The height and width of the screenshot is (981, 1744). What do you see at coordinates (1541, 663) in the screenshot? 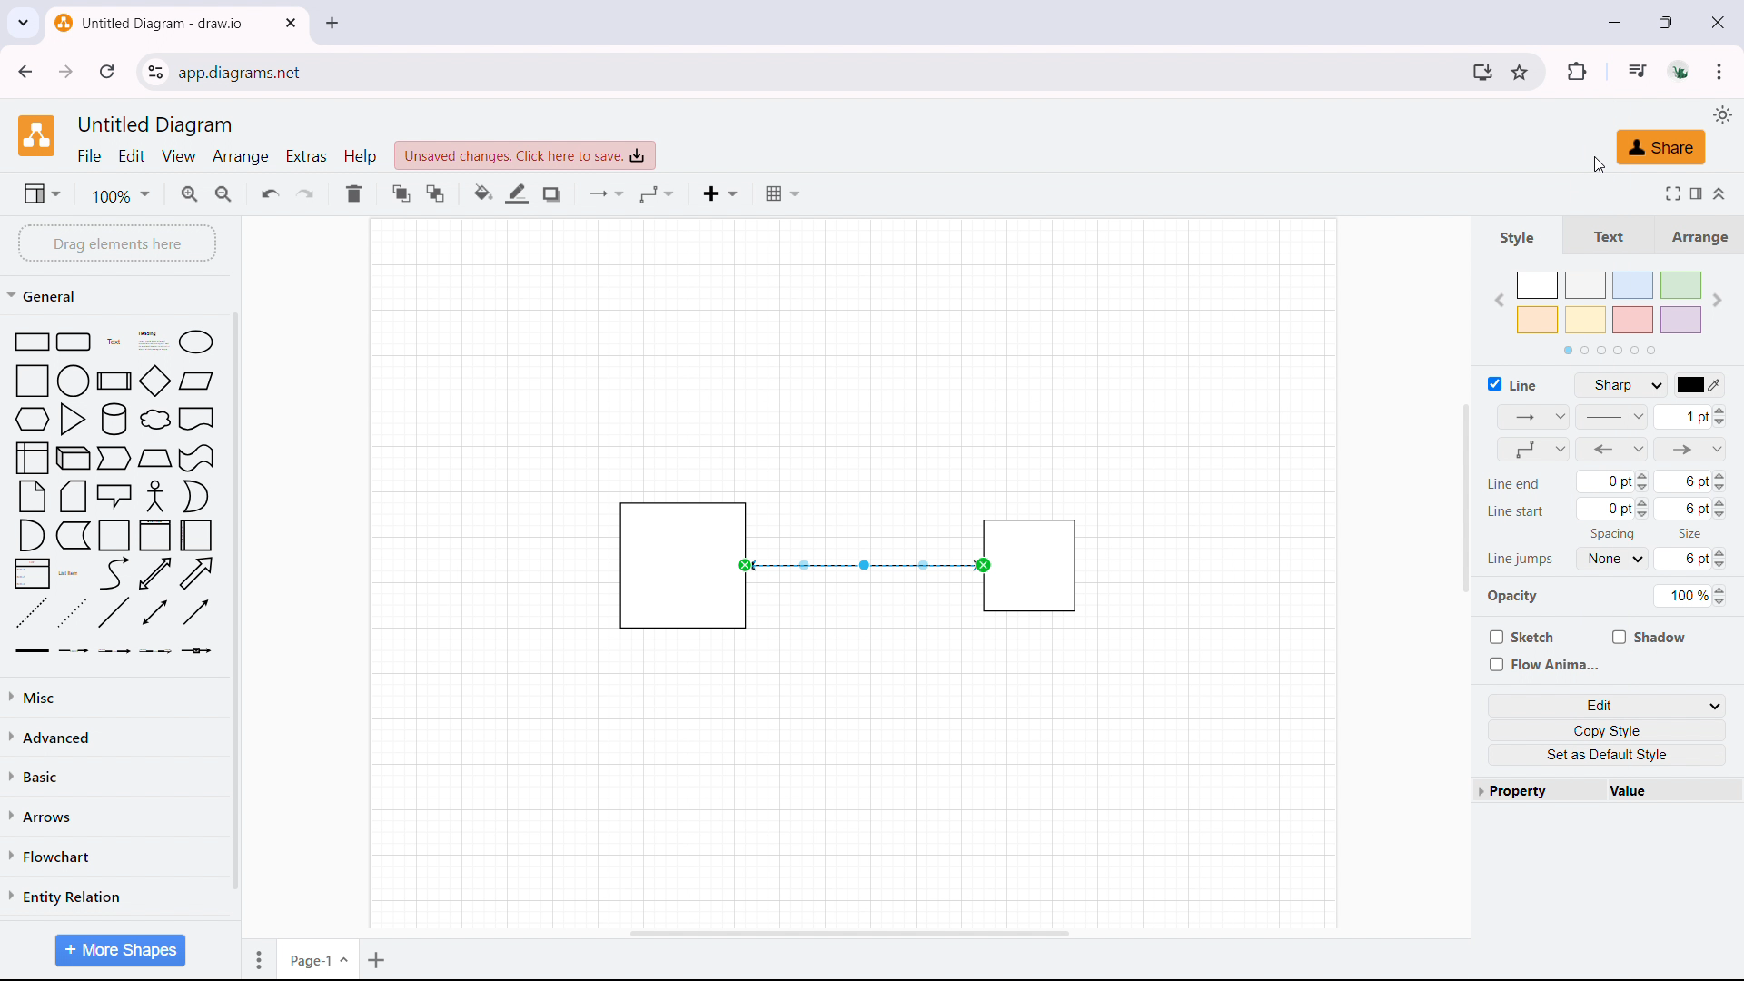
I see `flow anima` at bounding box center [1541, 663].